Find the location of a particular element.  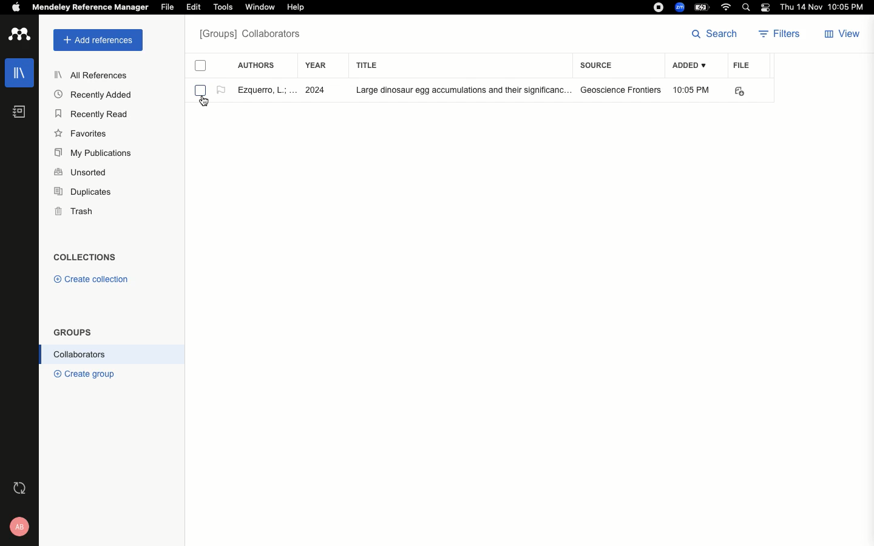

Mendeley reference manager is located at coordinates (91, 7).